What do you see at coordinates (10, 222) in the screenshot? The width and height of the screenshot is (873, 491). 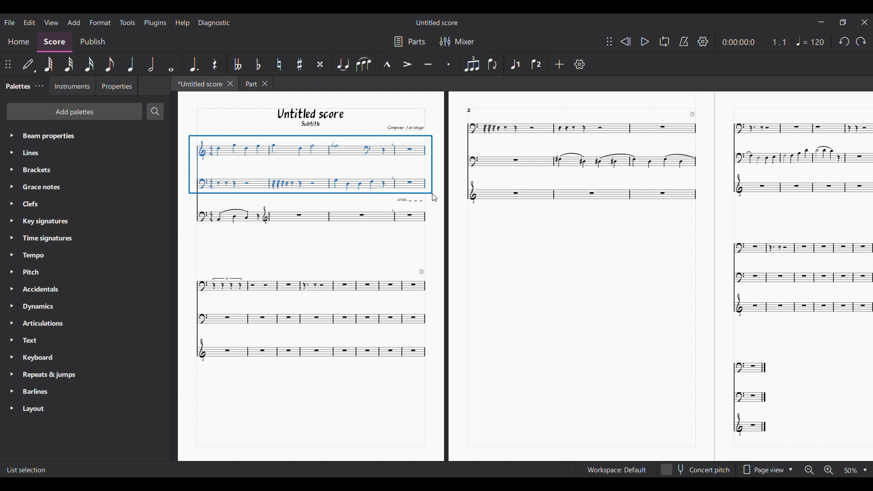 I see `` at bounding box center [10, 222].